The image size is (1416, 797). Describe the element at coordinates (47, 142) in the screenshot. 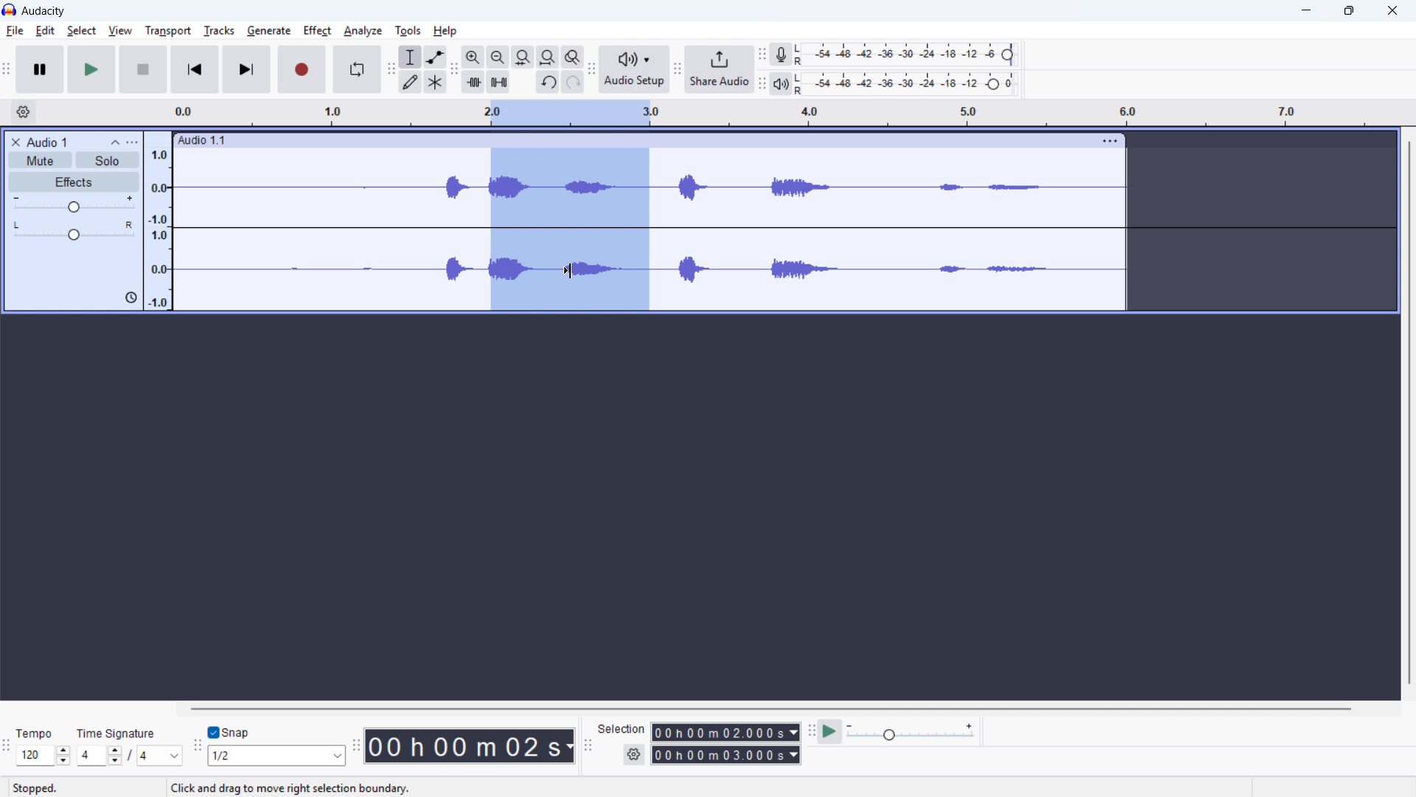

I see `Audio 1` at that location.